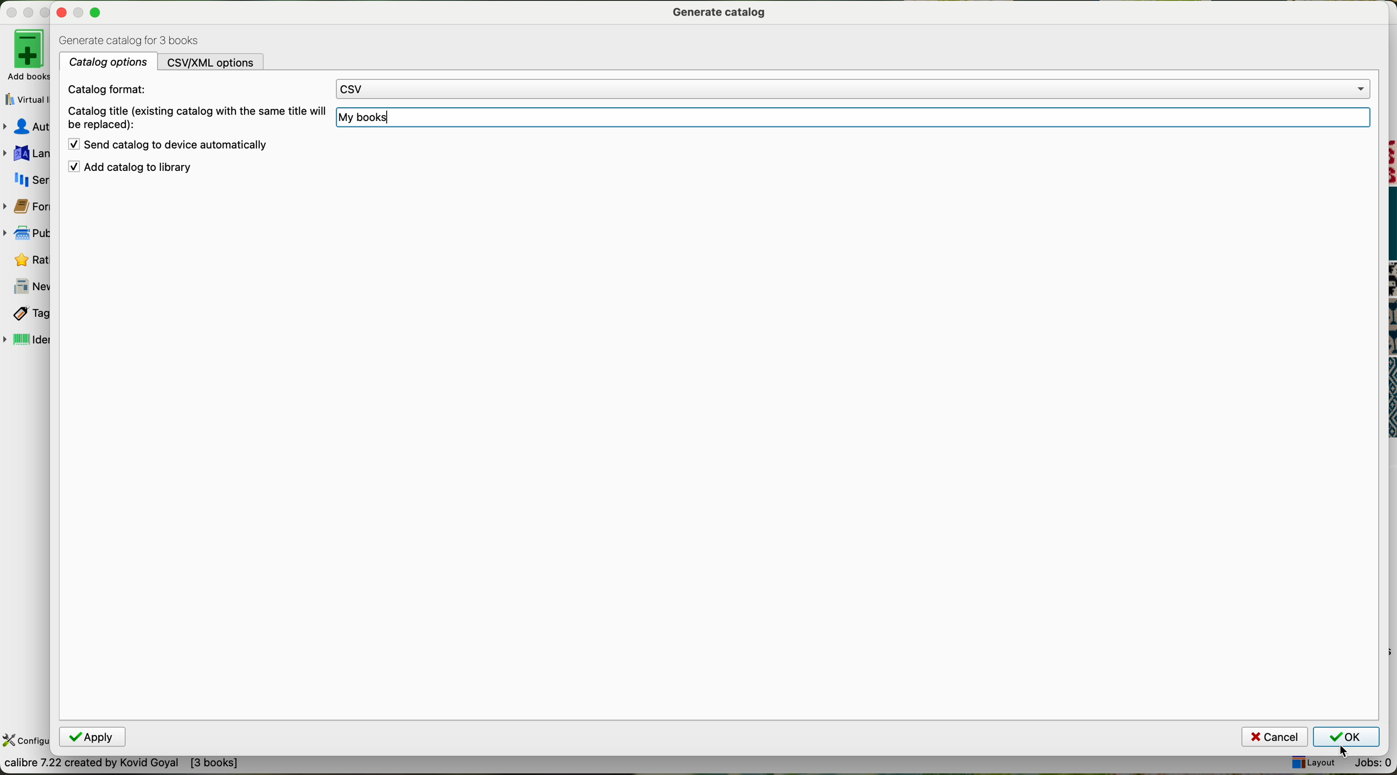 This screenshot has height=775, width=1397. Describe the element at coordinates (23, 153) in the screenshot. I see `languages` at that location.